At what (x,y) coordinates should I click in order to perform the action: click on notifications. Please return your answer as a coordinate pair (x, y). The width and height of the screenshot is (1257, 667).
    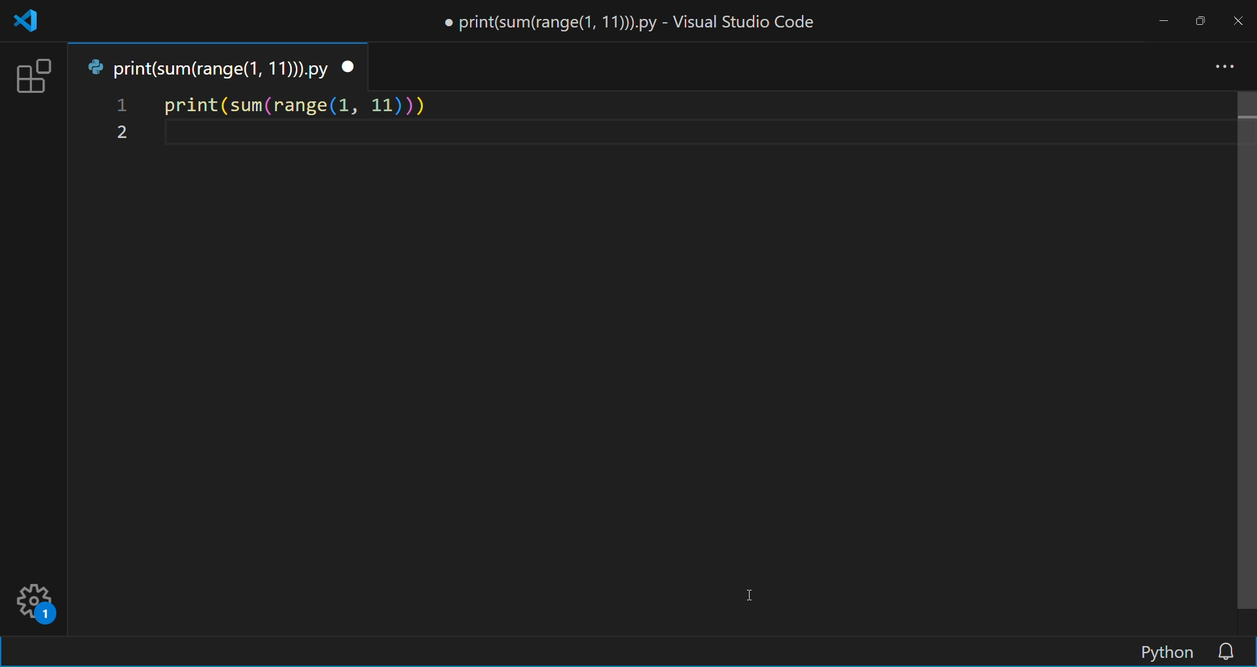
    Looking at the image, I should click on (1233, 650).